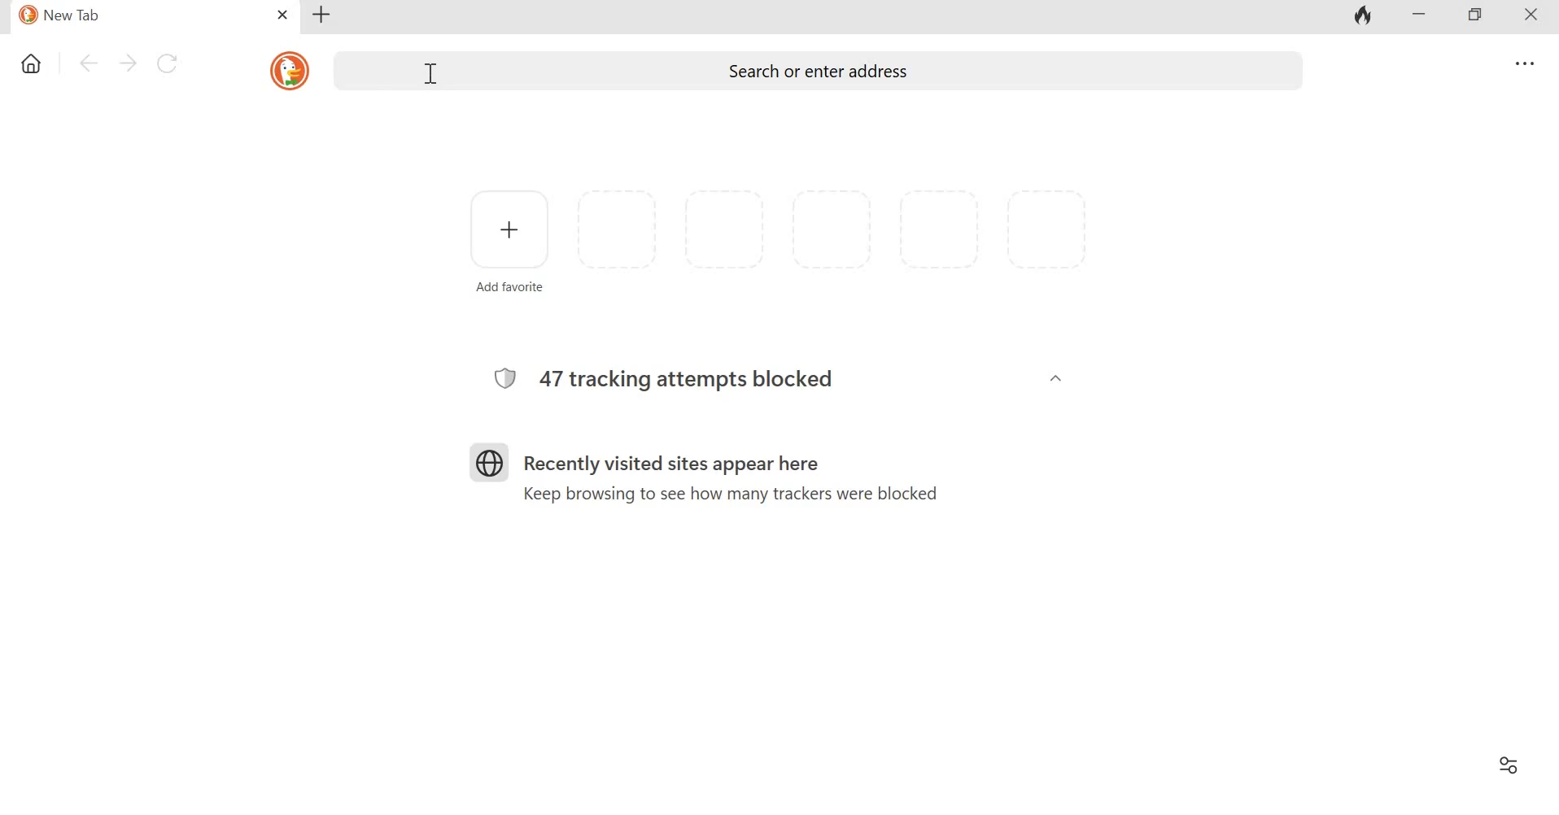  Describe the element at coordinates (825, 71) in the screenshot. I see `Search or enter address` at that location.